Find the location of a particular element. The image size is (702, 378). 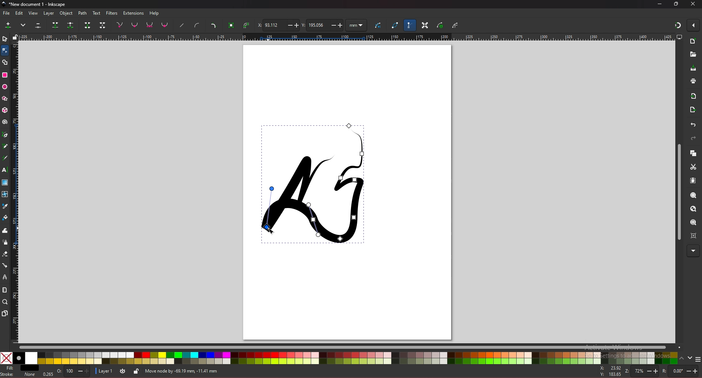

selector is located at coordinates (5, 39).